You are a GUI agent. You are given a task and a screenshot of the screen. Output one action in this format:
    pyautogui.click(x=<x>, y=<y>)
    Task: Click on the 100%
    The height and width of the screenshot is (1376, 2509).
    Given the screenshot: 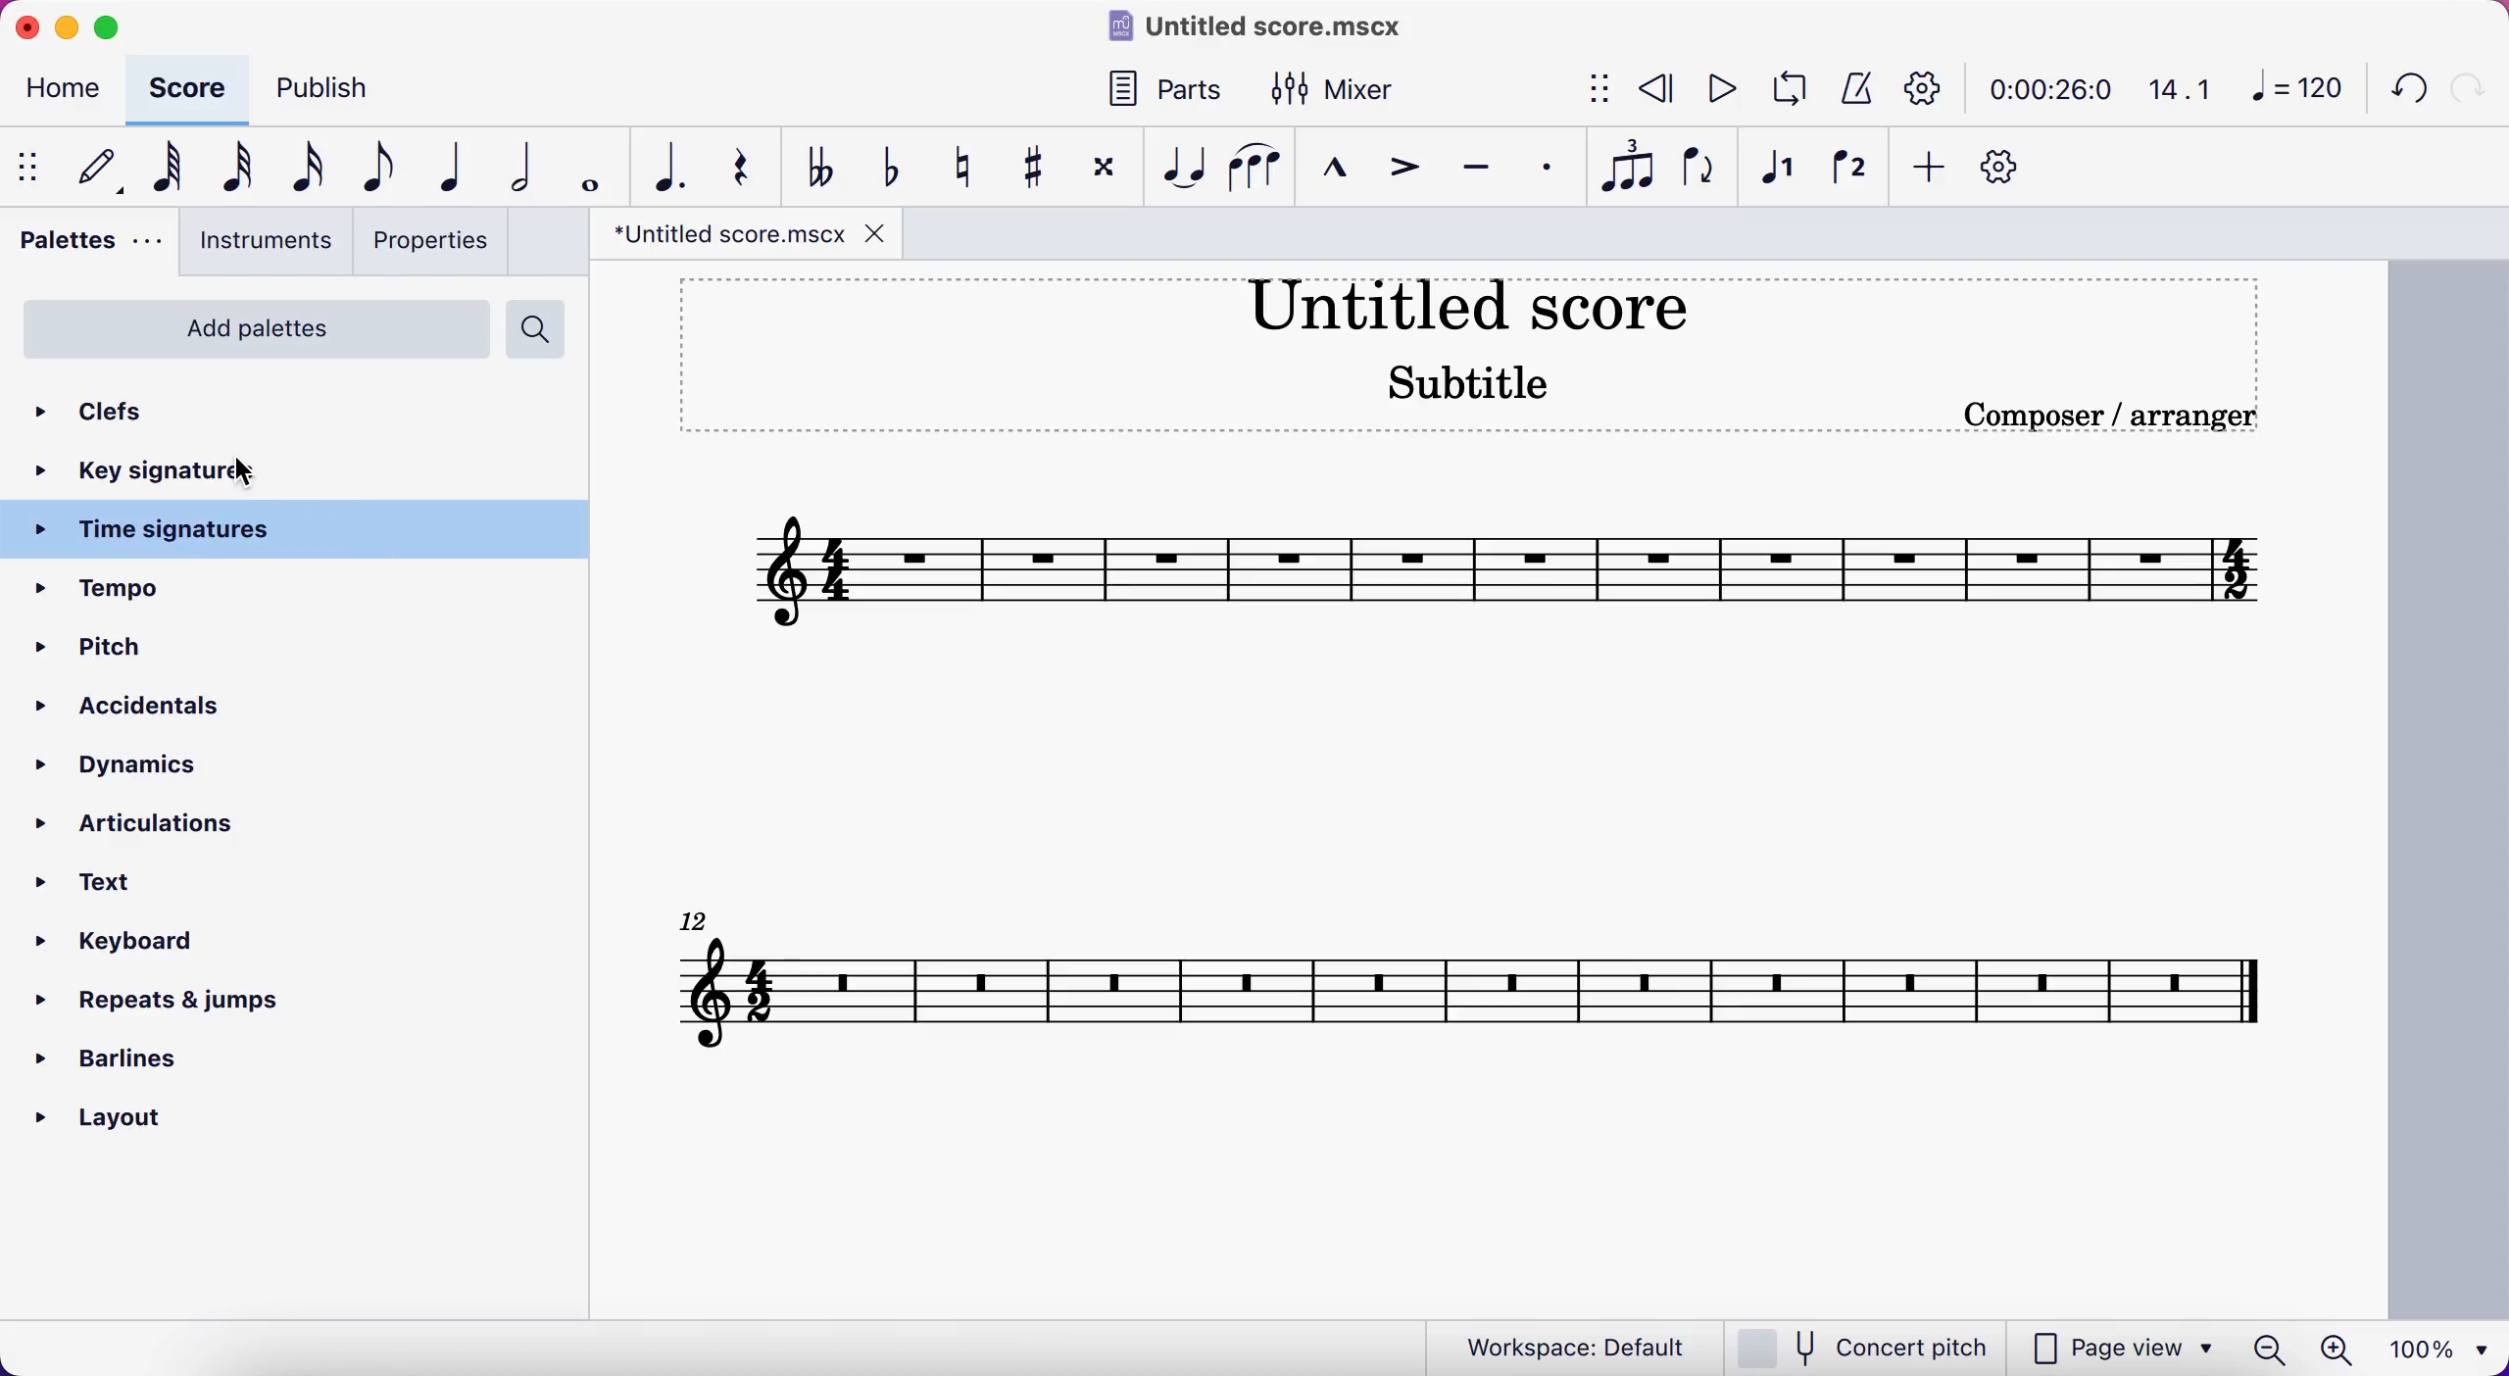 What is the action you would take?
    pyautogui.click(x=2443, y=1349)
    